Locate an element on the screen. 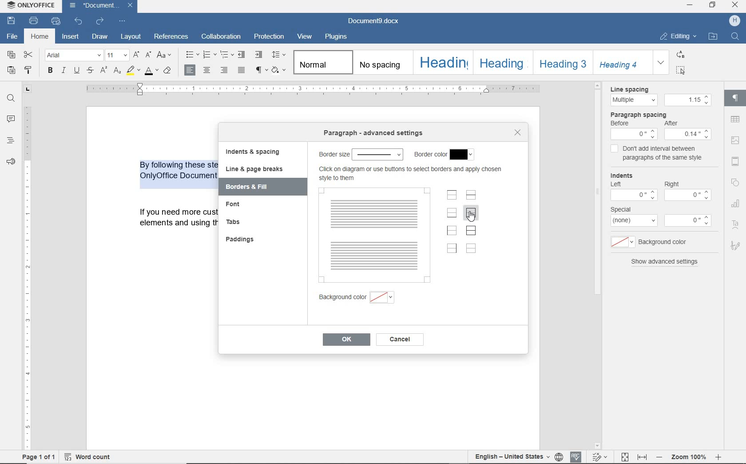 This screenshot has height=464, width=746. font is located at coordinates (238, 206).